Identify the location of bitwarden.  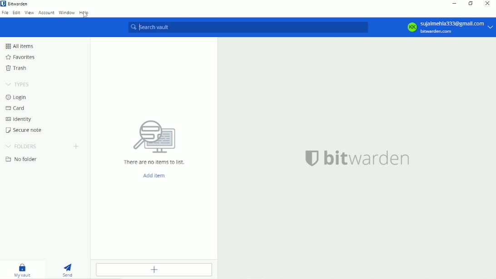
(369, 159).